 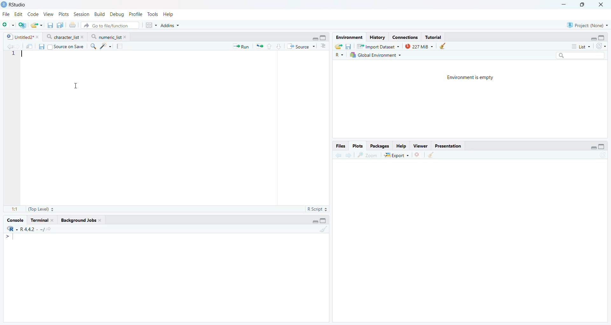 What do you see at coordinates (602, 37) in the screenshot?
I see `Full Height` at bounding box center [602, 37].